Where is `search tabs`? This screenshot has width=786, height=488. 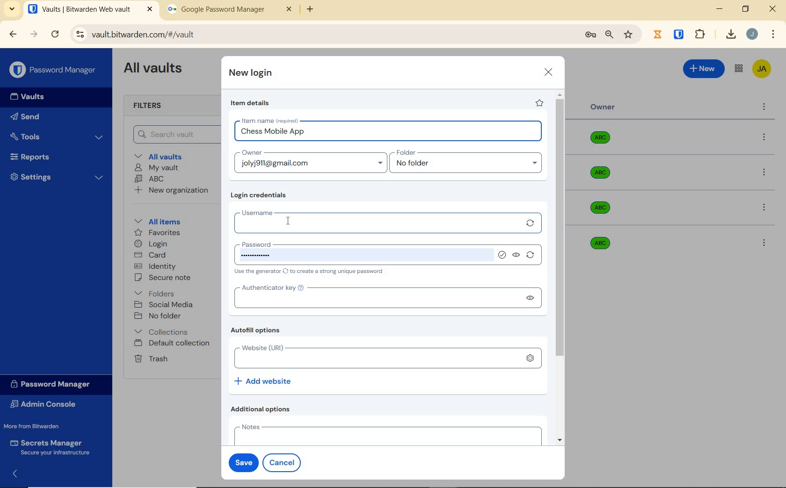
search tabs is located at coordinates (12, 10).